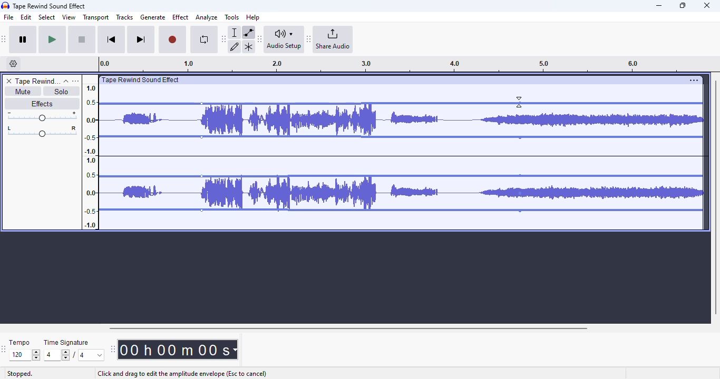  Describe the element at coordinates (309, 39) in the screenshot. I see `Move audacity share audio toolbar` at that location.